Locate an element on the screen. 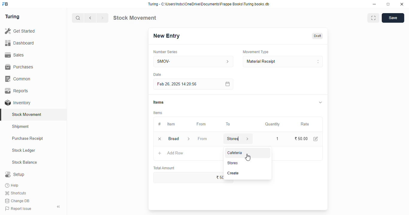 This screenshot has height=215, width=409. toggle between form and full width is located at coordinates (373, 18).